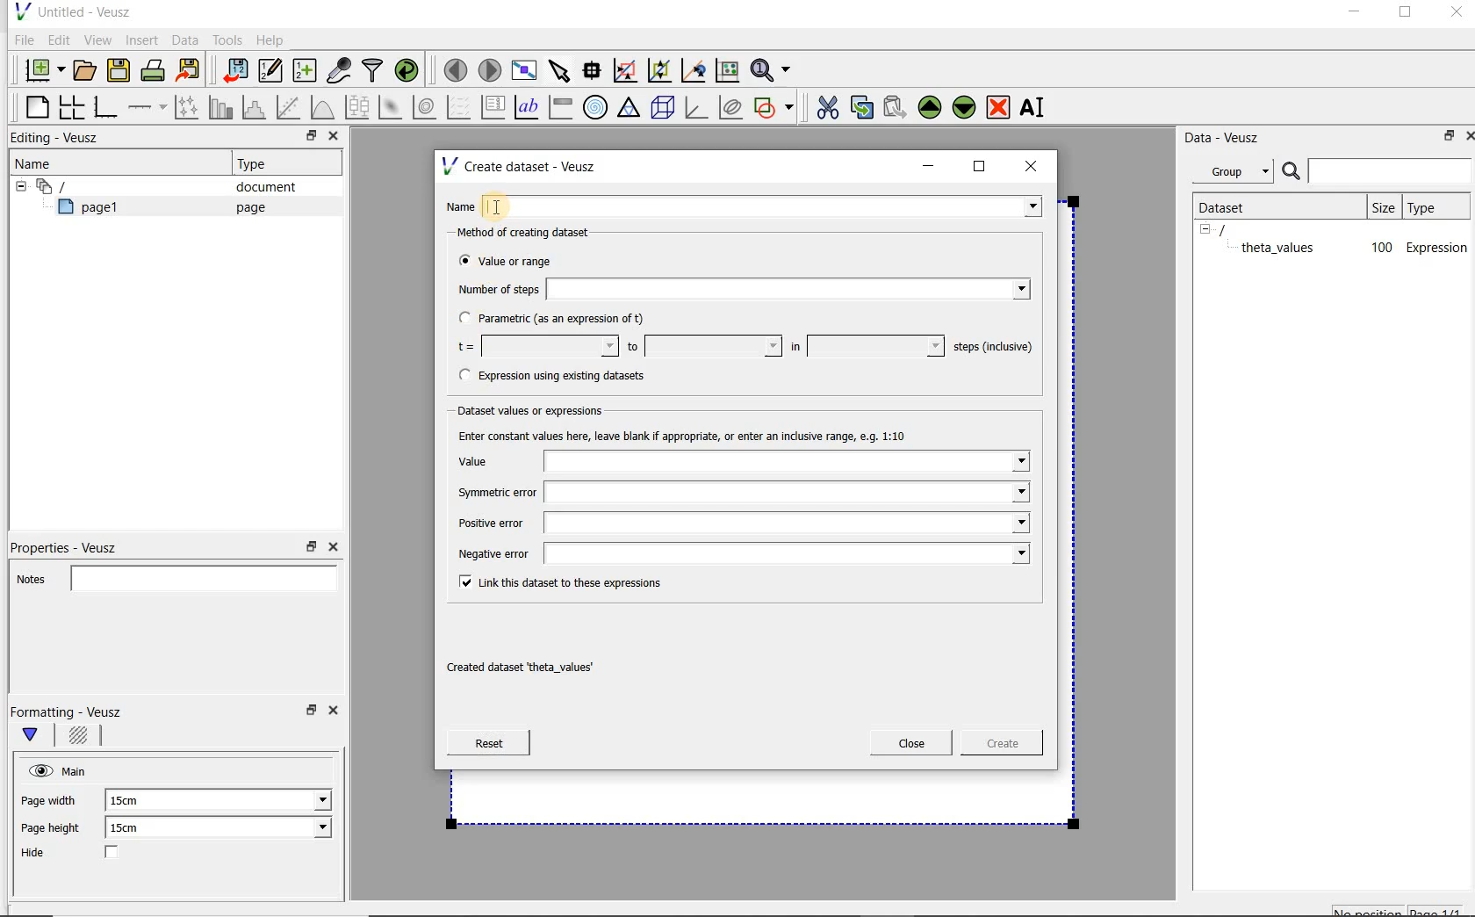 This screenshot has height=917, width=1475. Describe the element at coordinates (536, 233) in the screenshot. I see `Method of creating dataset:` at that location.